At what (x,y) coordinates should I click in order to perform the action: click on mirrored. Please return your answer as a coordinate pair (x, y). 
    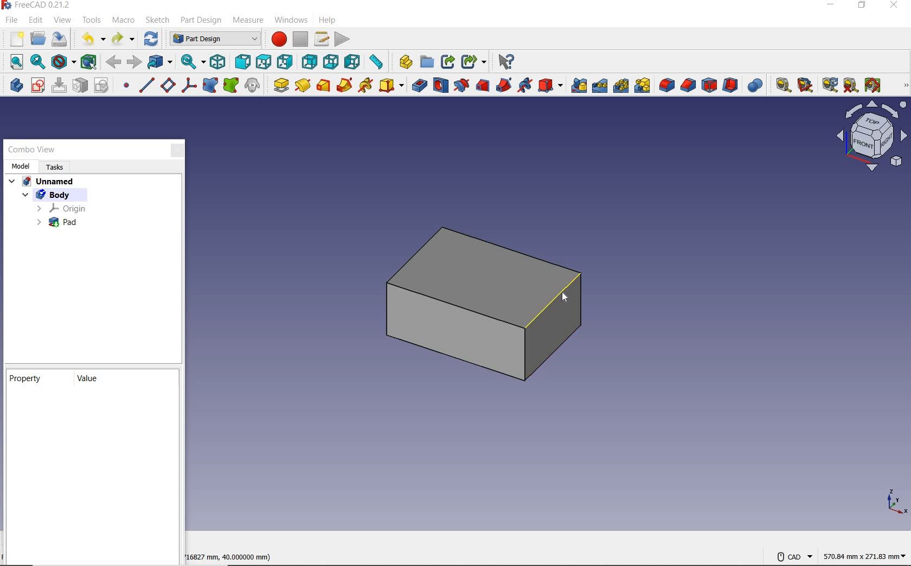
    Looking at the image, I should click on (579, 86).